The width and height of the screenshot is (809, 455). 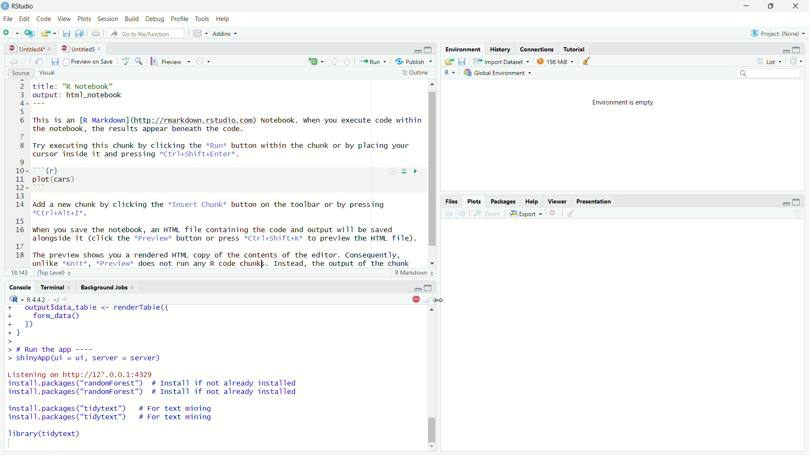 What do you see at coordinates (448, 73) in the screenshot?
I see `R` at bounding box center [448, 73].